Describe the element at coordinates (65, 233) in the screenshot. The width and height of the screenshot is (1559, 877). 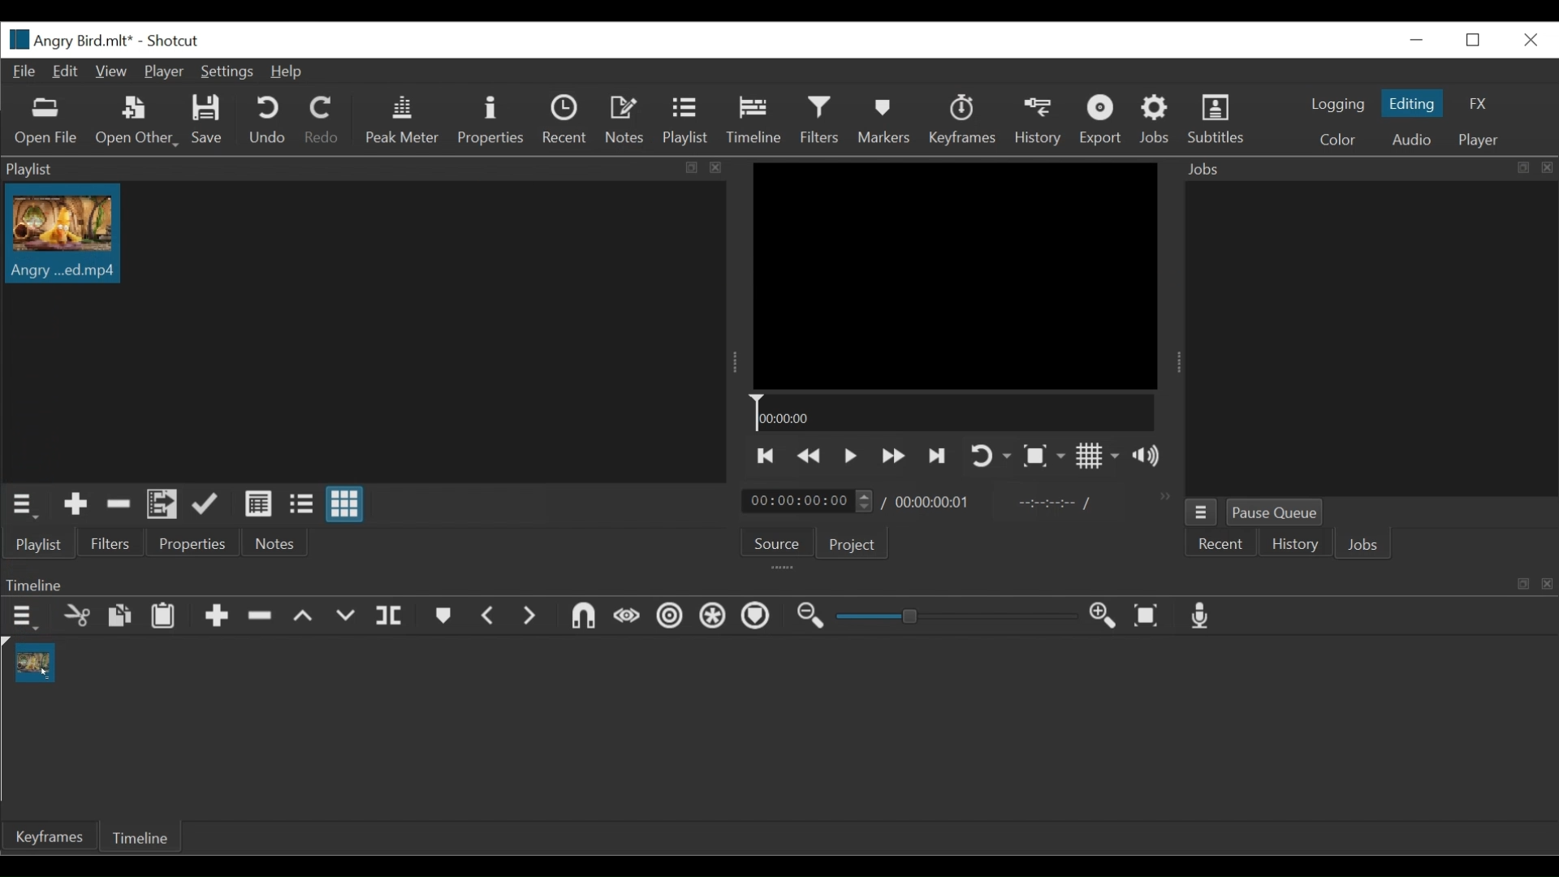
I see `Clip thumbnail` at that location.